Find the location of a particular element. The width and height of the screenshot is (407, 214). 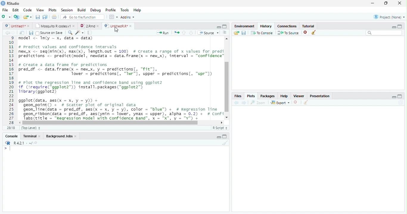

Clear Console is located at coordinates (314, 32).